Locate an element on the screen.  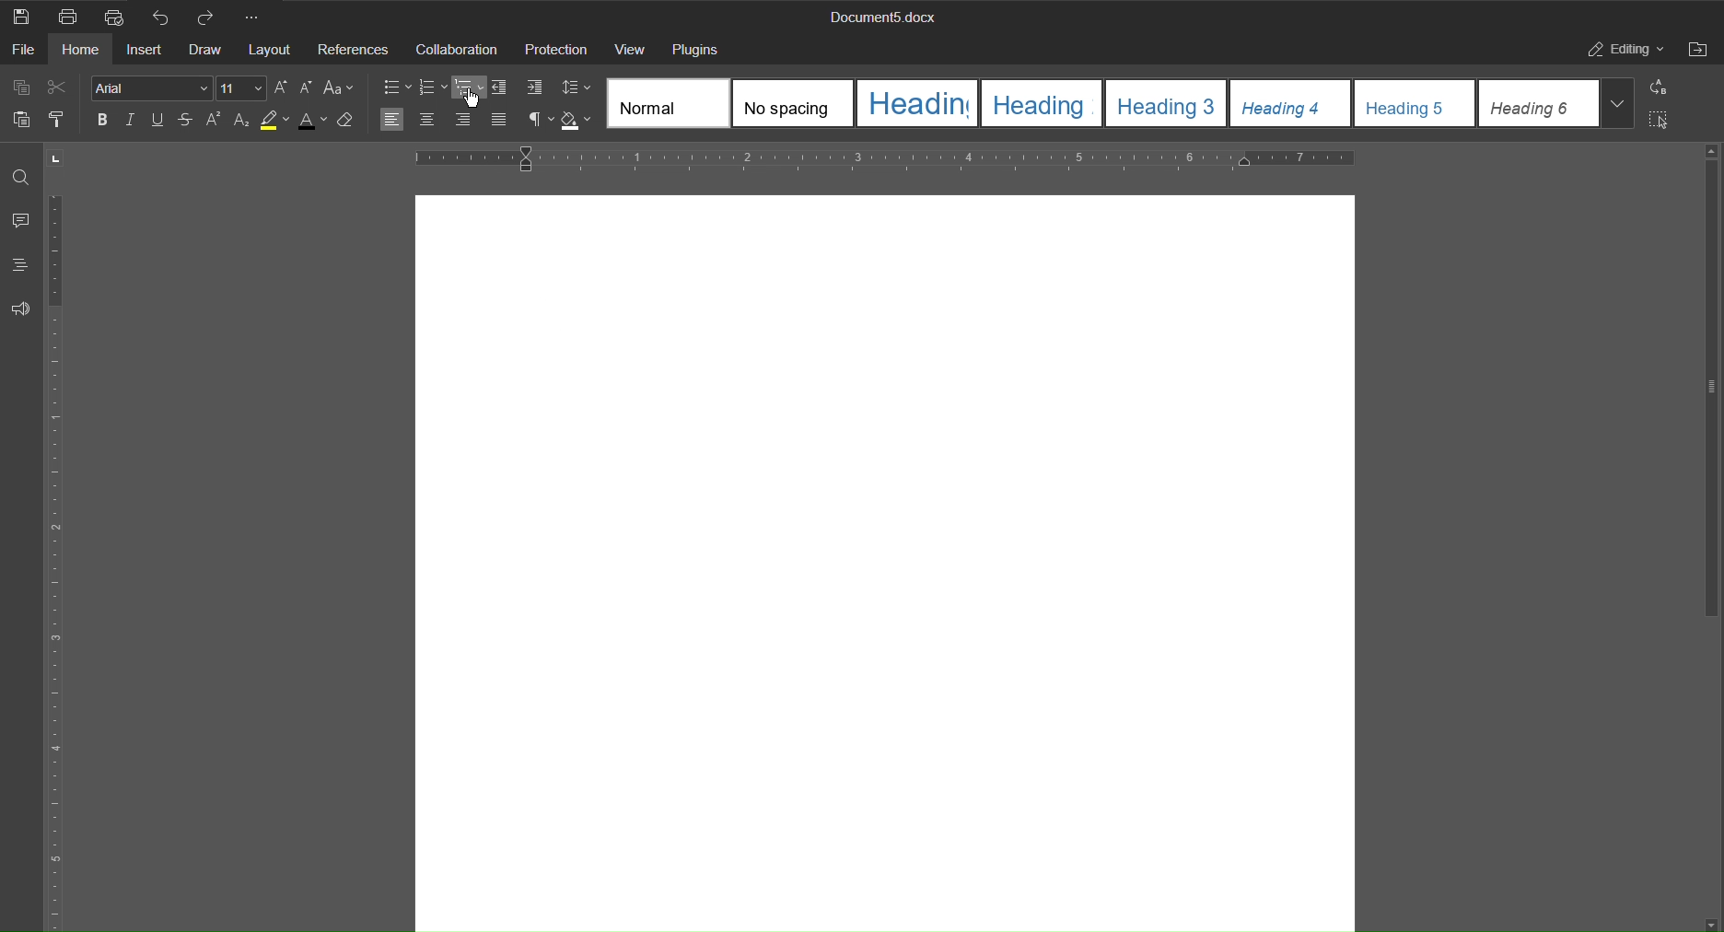
Select case is located at coordinates (342, 87).